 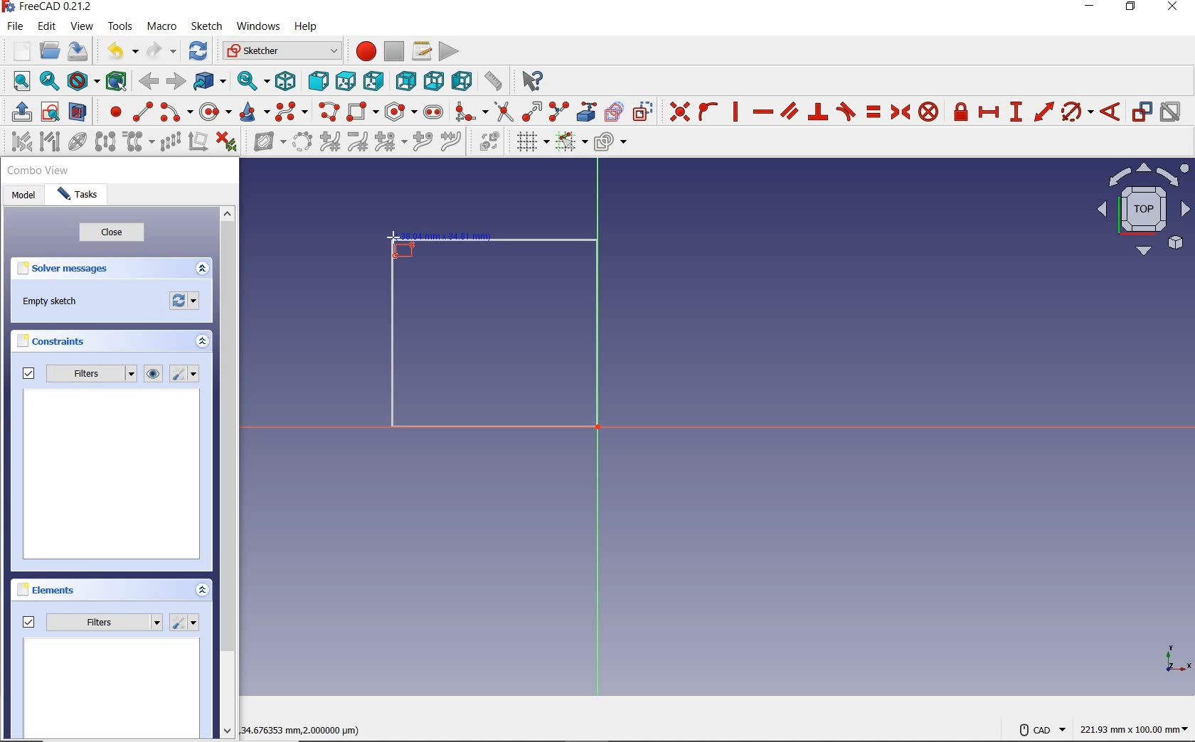 I want to click on scrollbar, so click(x=229, y=474).